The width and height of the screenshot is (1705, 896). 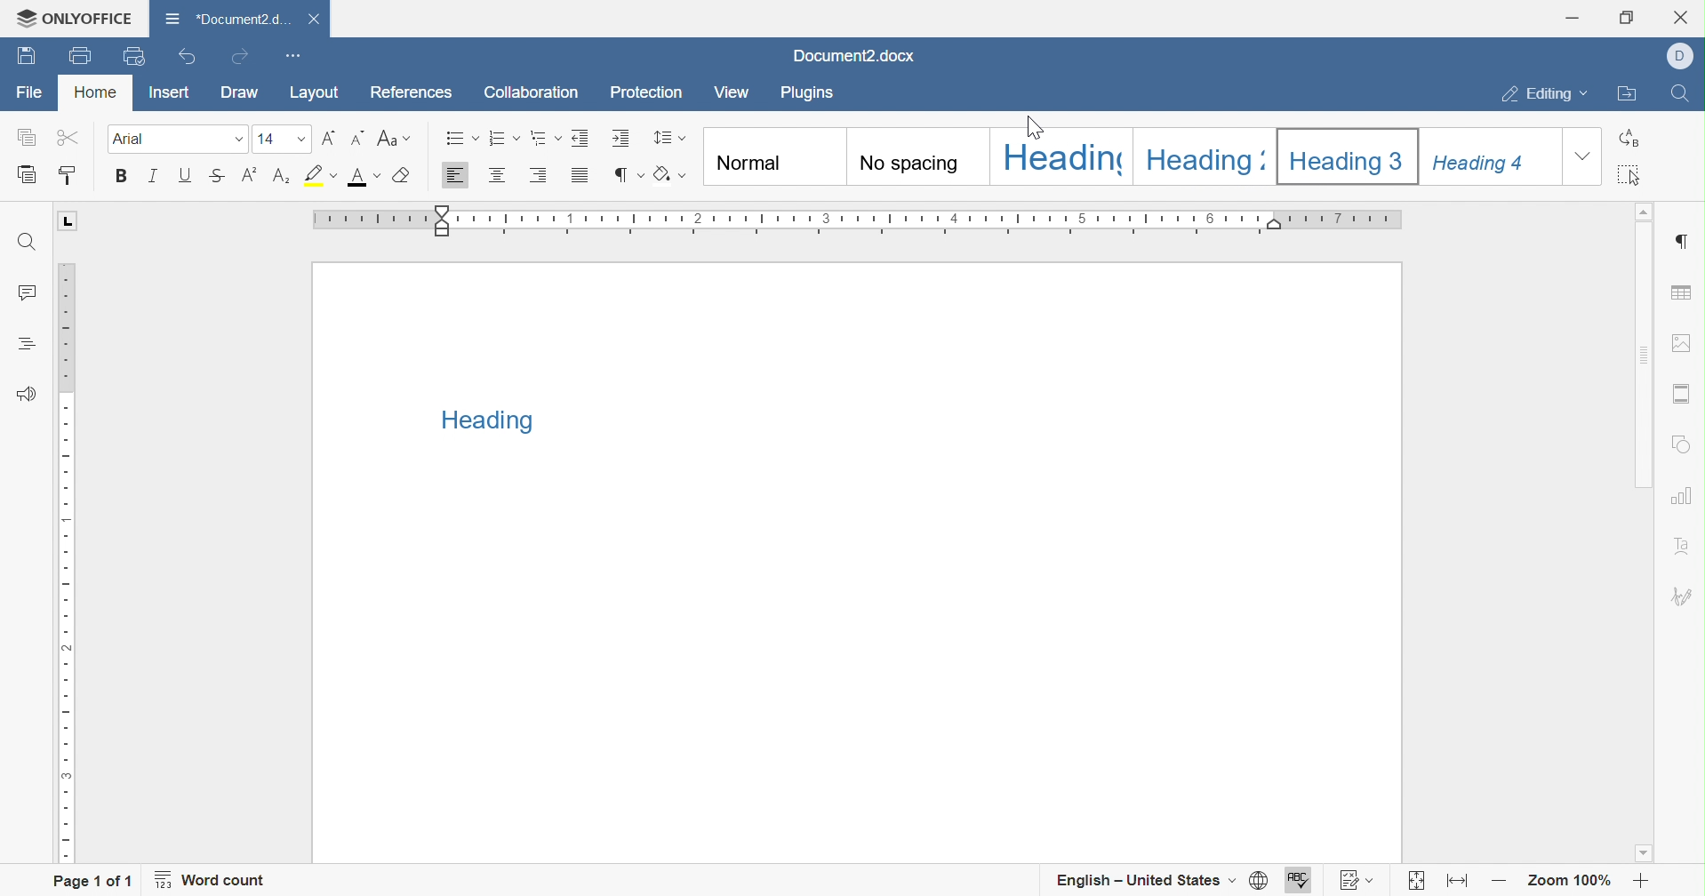 I want to click on Document2.docx, so click(x=851, y=56).